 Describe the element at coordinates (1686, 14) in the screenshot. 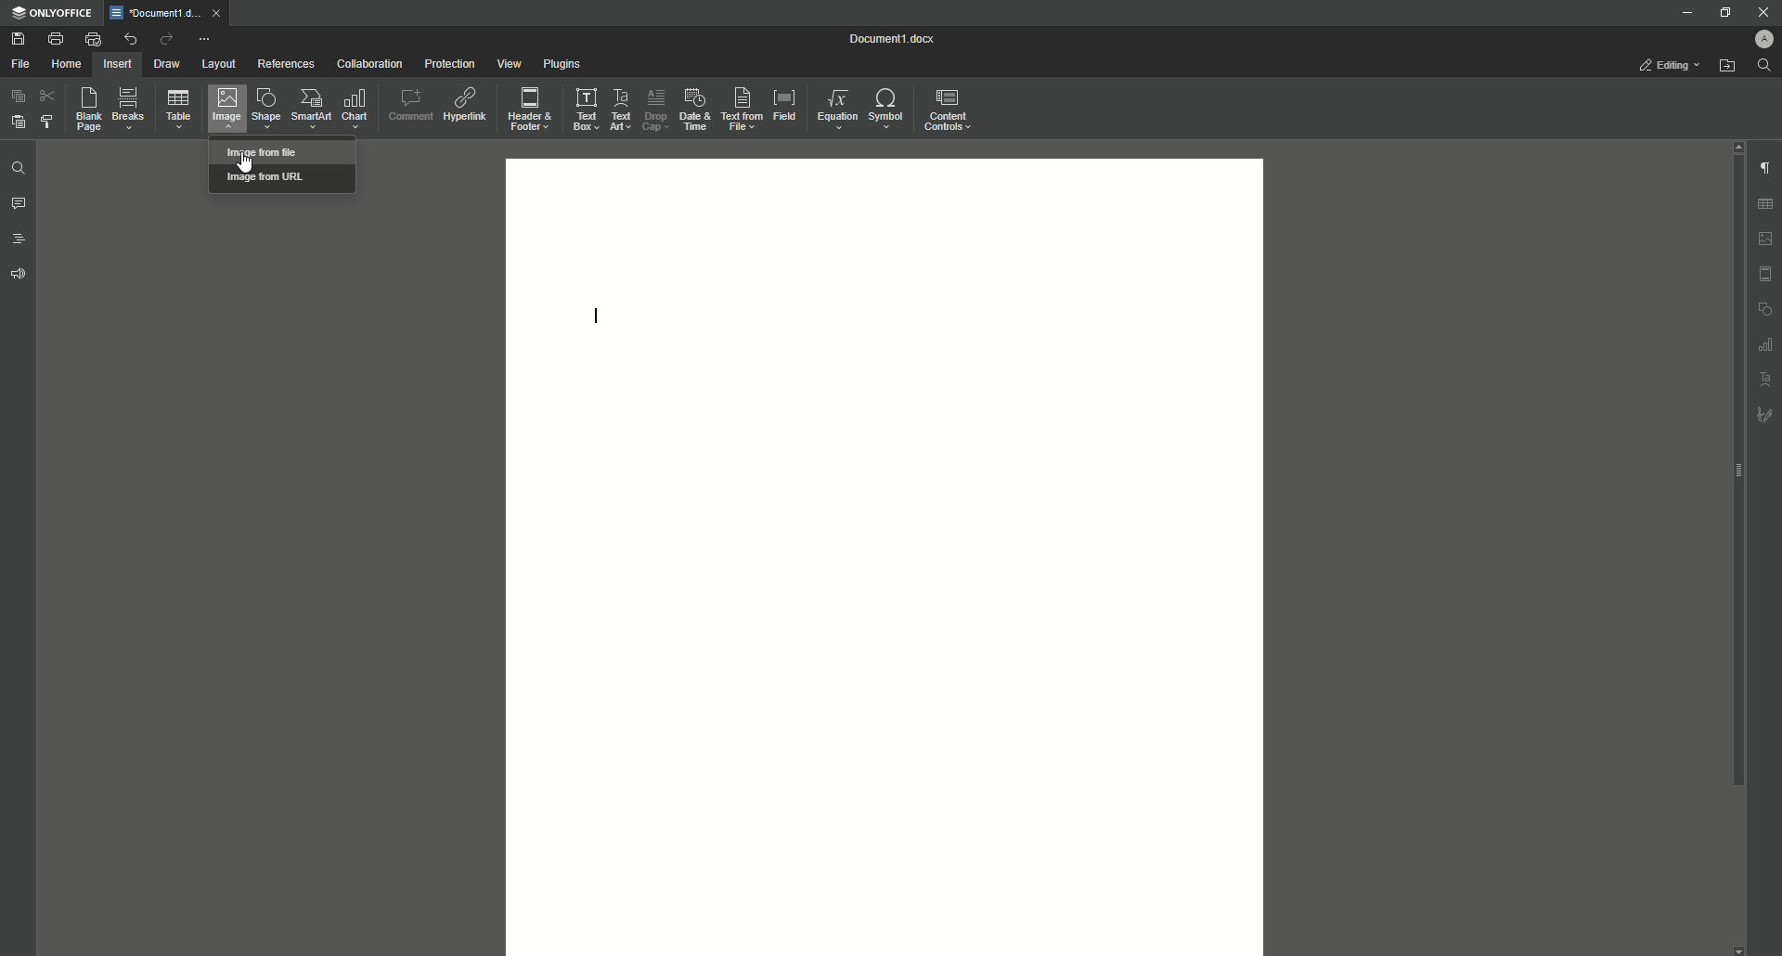

I see `Minimize` at that location.